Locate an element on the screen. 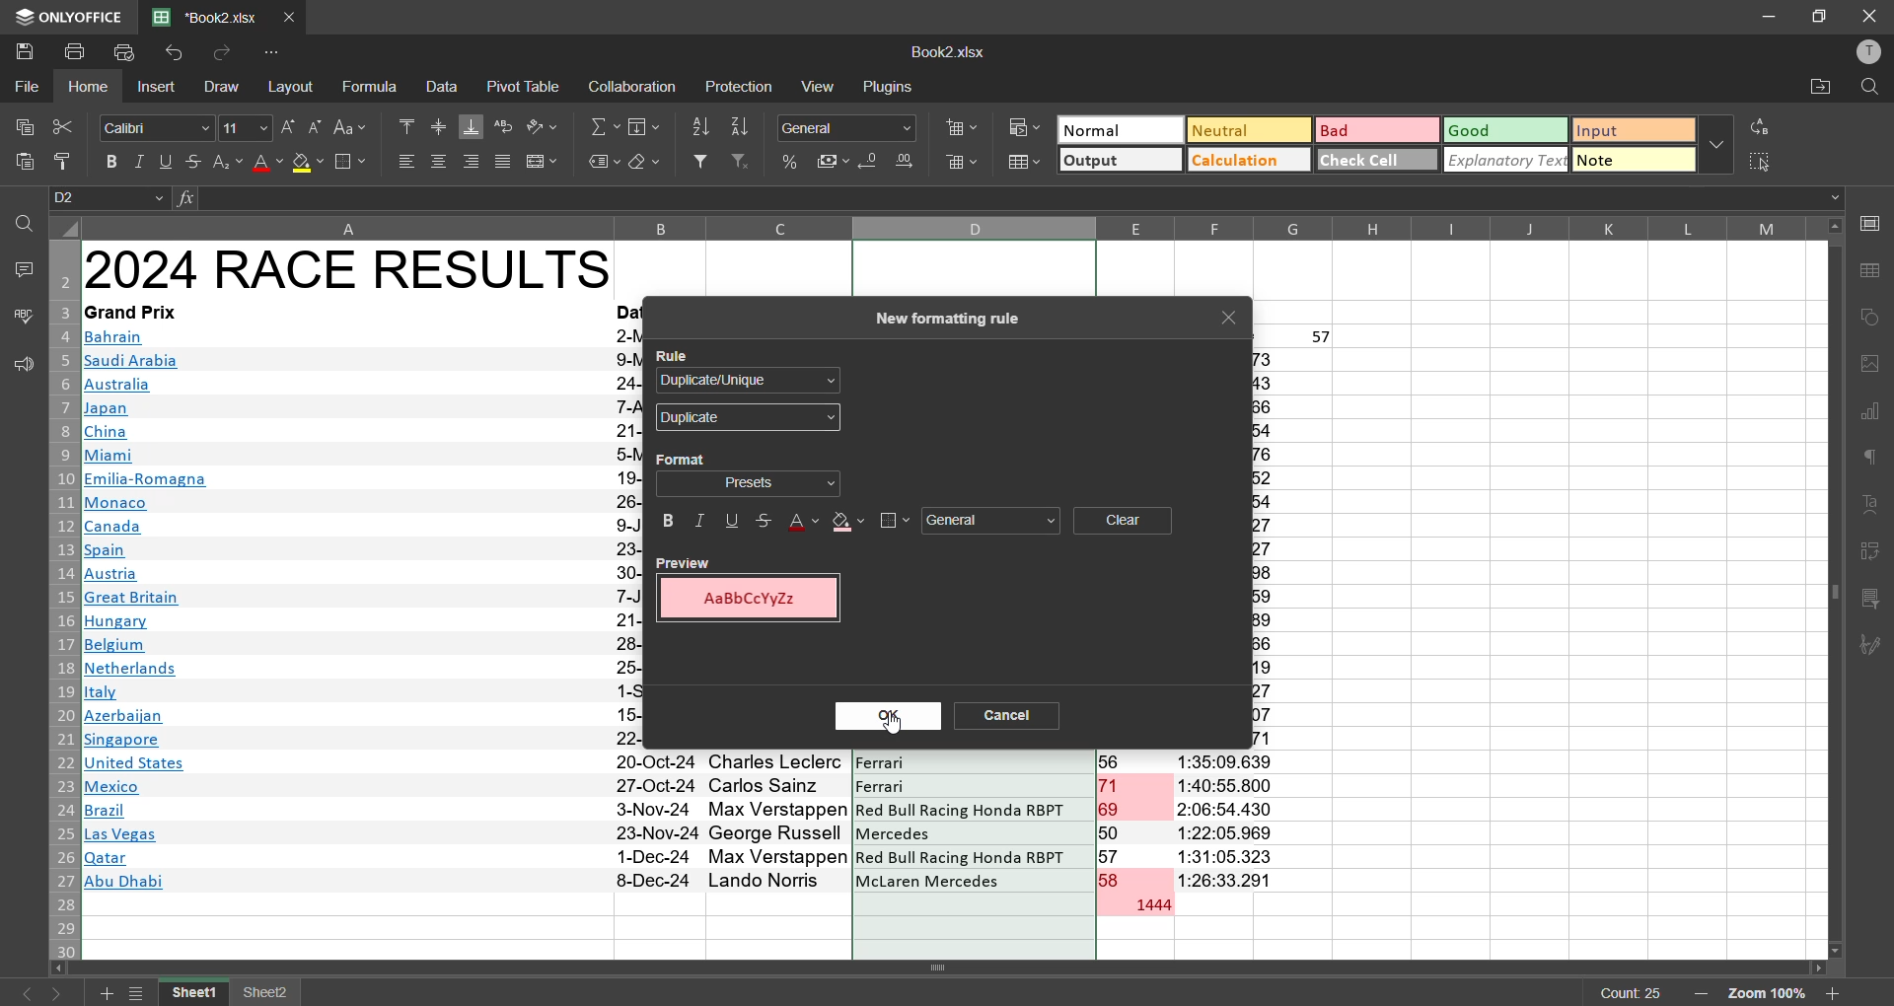 This screenshot has height=1006, width=1894. profile is located at coordinates (1863, 51).